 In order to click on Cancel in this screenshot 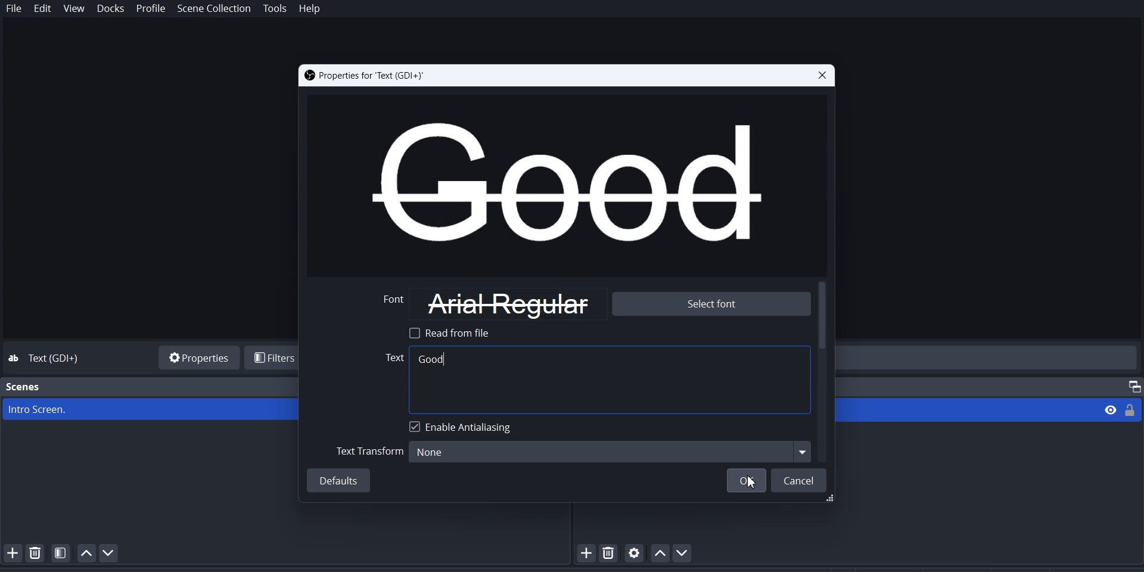, I will do `click(800, 481)`.